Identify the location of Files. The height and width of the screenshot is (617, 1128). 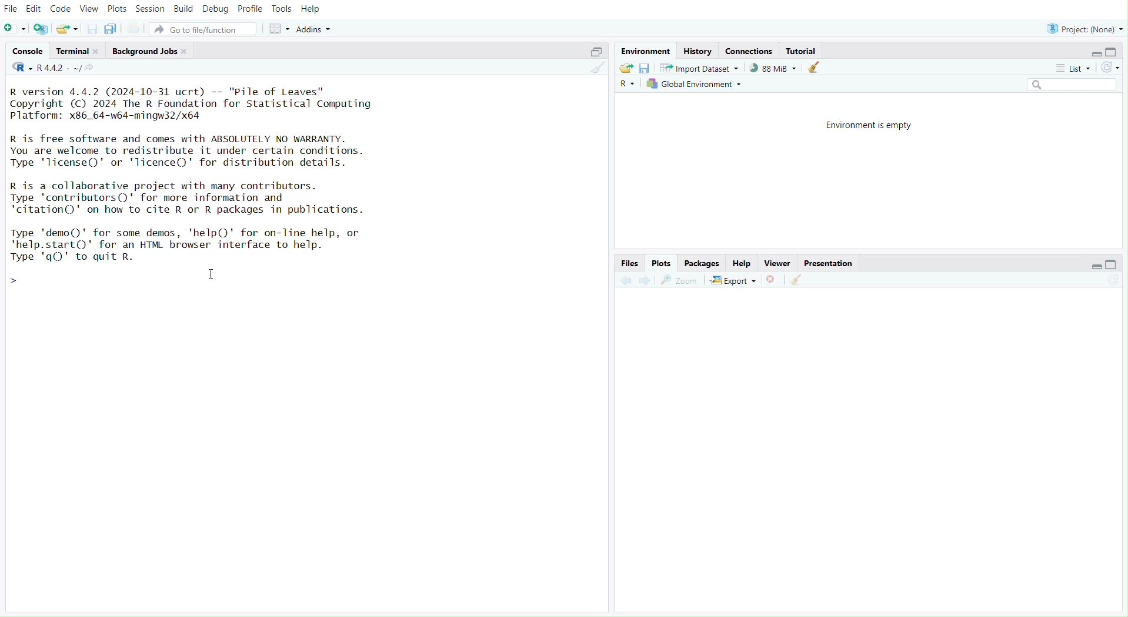
(630, 263).